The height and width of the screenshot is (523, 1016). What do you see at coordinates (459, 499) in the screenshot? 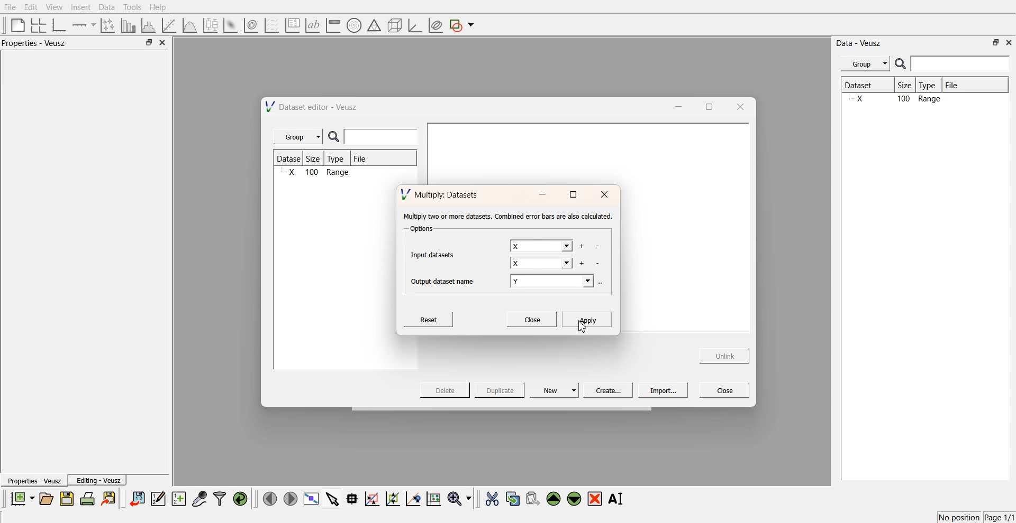
I see `zoom funtions` at bounding box center [459, 499].